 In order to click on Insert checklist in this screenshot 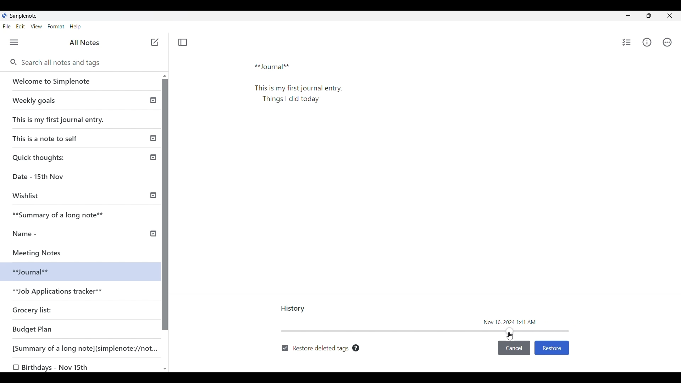, I will do `click(627, 42)`.